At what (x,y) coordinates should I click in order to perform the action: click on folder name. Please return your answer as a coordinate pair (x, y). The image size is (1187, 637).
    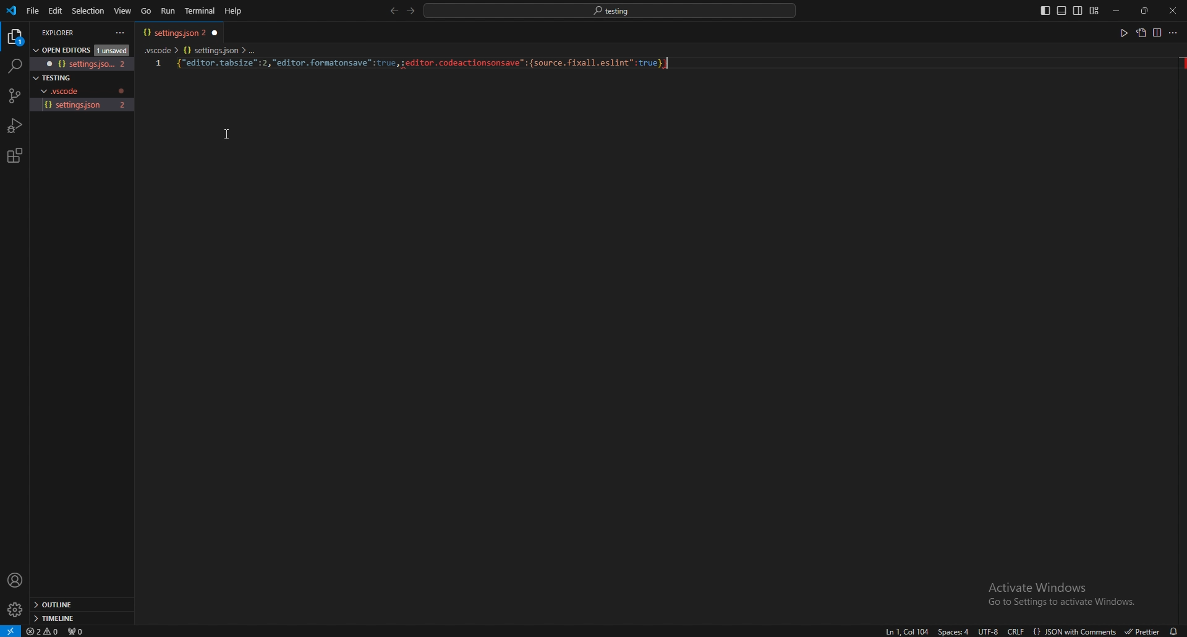
    Looking at the image, I should click on (55, 79).